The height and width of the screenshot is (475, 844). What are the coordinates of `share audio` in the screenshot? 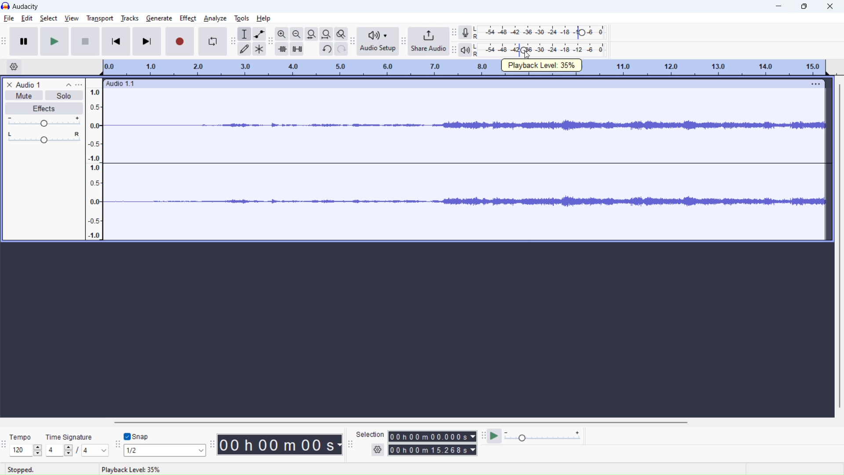 It's located at (429, 41).